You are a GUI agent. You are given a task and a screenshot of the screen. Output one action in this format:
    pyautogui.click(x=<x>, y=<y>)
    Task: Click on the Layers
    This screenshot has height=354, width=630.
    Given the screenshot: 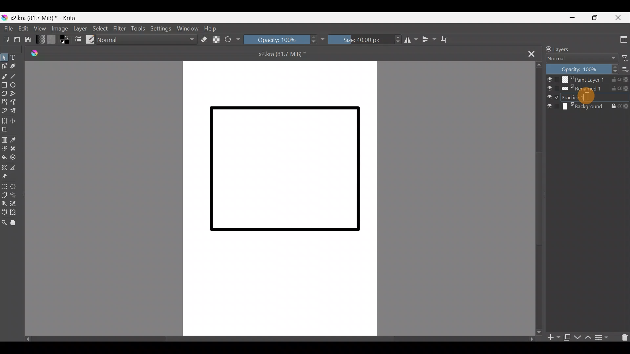 What is the action you would take?
    pyautogui.click(x=569, y=49)
    